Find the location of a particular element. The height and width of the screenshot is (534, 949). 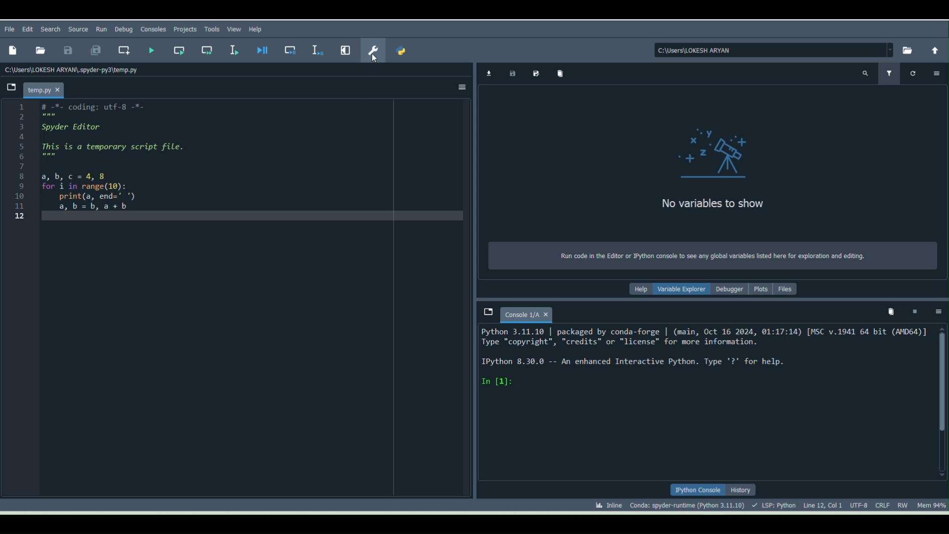

File permissions is located at coordinates (904, 503).